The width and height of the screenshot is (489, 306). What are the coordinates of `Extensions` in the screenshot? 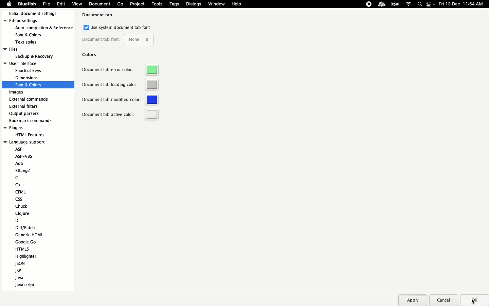 It's located at (375, 4).